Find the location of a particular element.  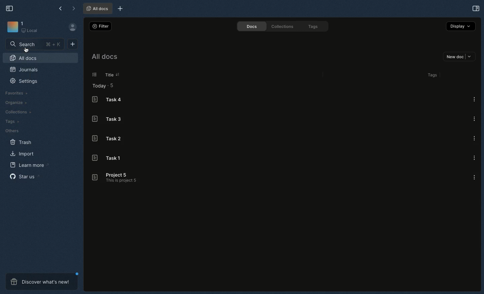

Options is located at coordinates (474, 138).